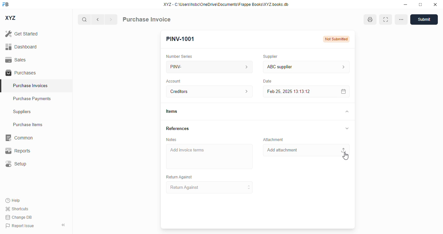 The width and height of the screenshot is (443, 234). Describe the element at coordinates (17, 209) in the screenshot. I see `shortcuts` at that location.